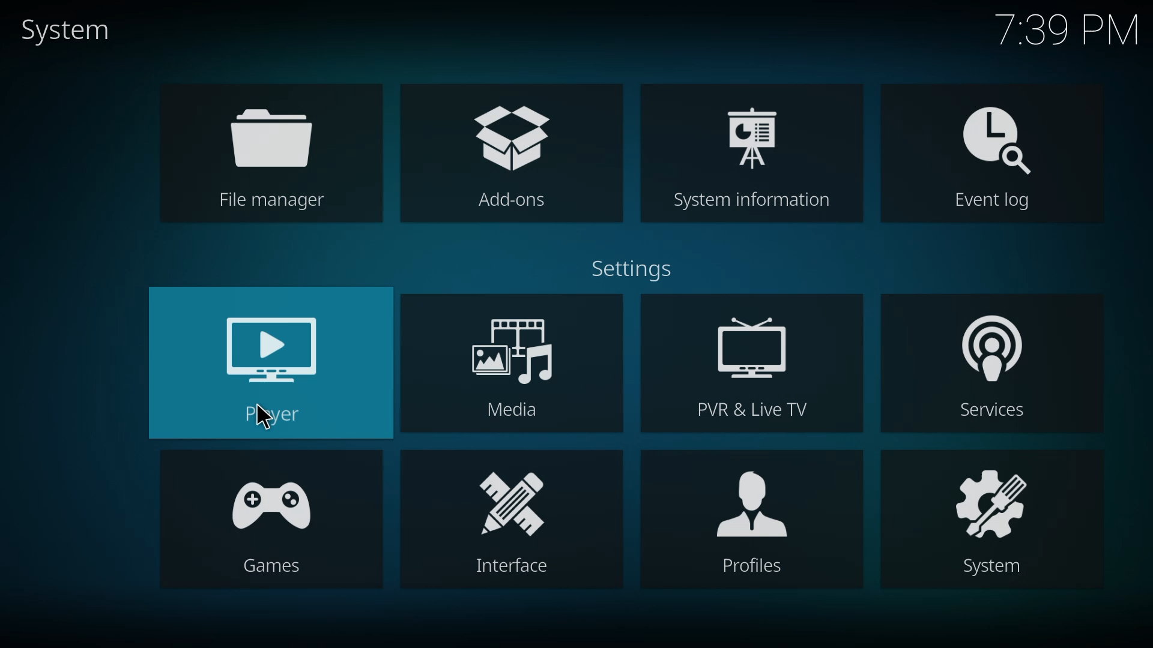  I want to click on event log, so click(992, 157).